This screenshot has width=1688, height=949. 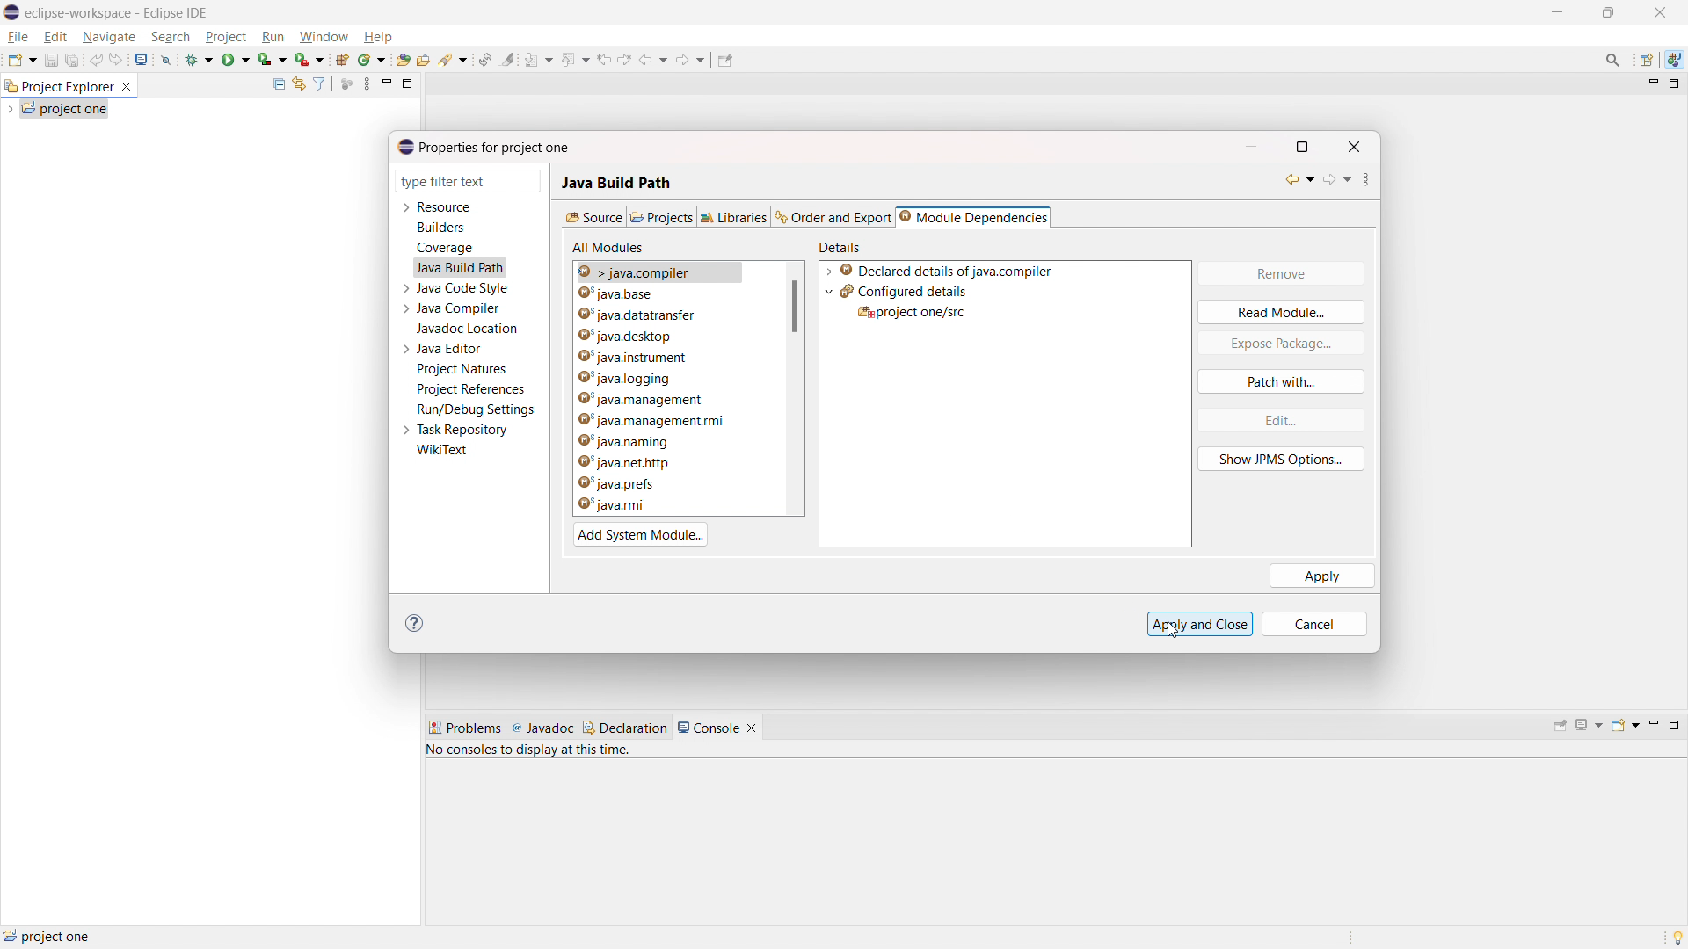 I want to click on view menu, so click(x=367, y=83).